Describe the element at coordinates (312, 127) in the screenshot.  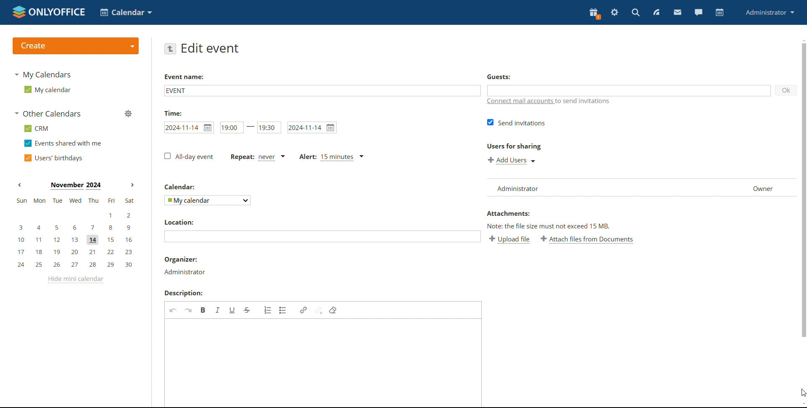
I see `end date` at that location.